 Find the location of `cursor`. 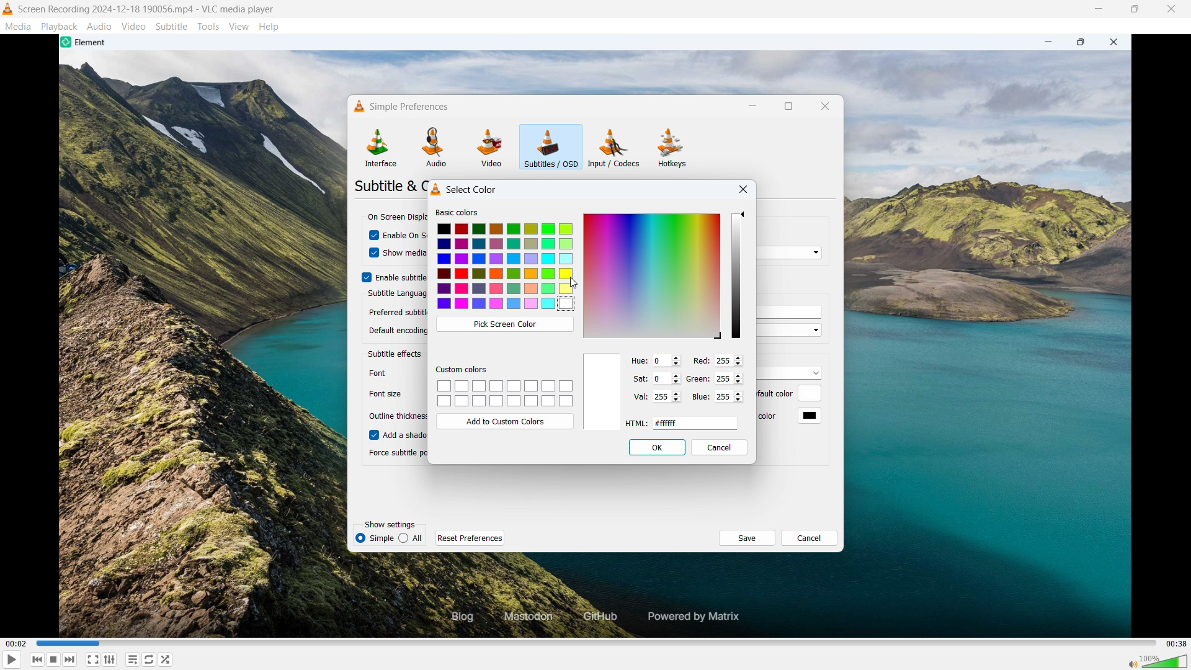

cursor is located at coordinates (372, 254).